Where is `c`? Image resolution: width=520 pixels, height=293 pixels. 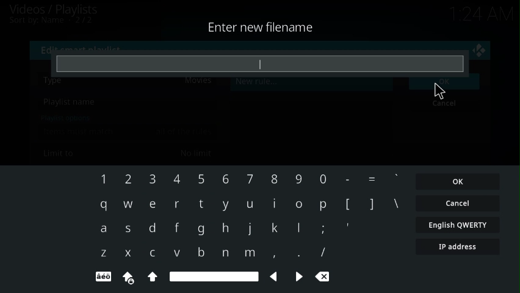
c is located at coordinates (151, 253).